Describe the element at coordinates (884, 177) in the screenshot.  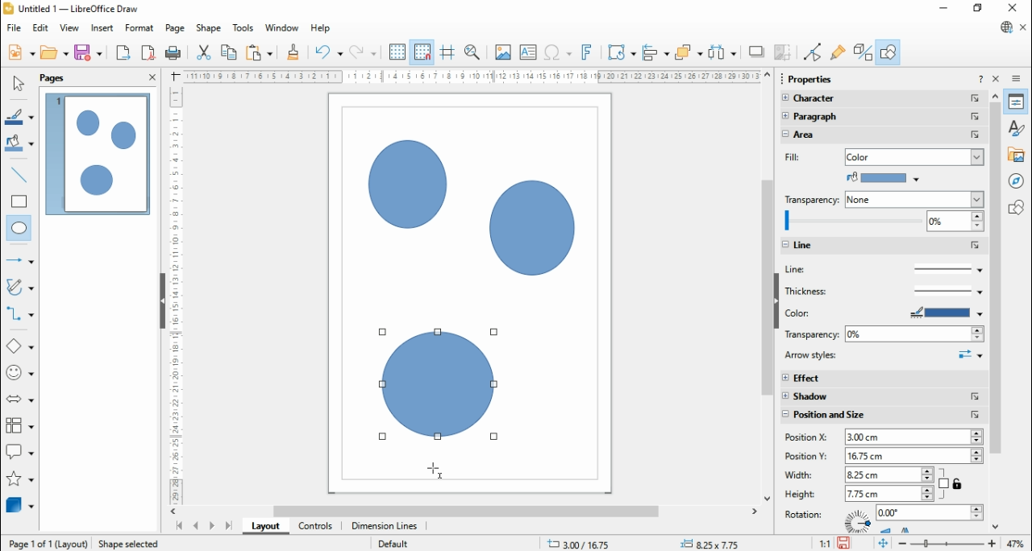
I see `paint bucket color` at that location.